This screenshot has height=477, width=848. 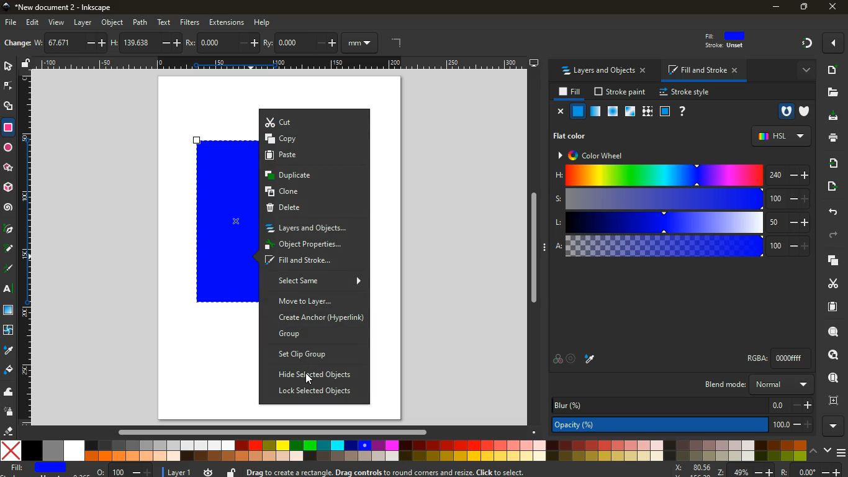 I want to click on file, so click(x=9, y=23).